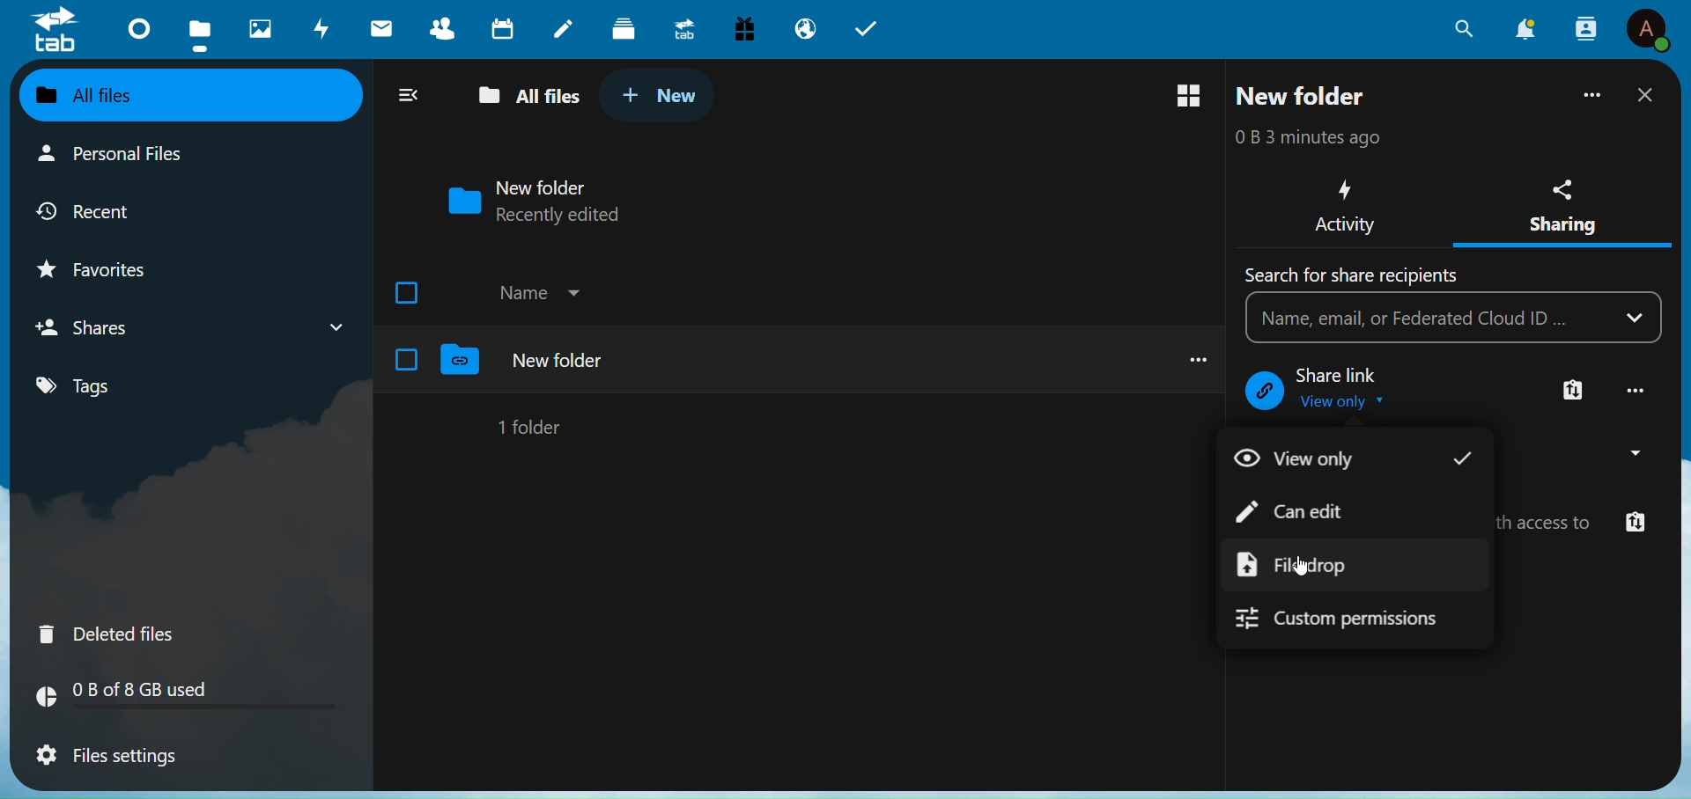 Image resolution: width=1691 pixels, height=799 pixels. I want to click on filedrop, so click(1307, 565).